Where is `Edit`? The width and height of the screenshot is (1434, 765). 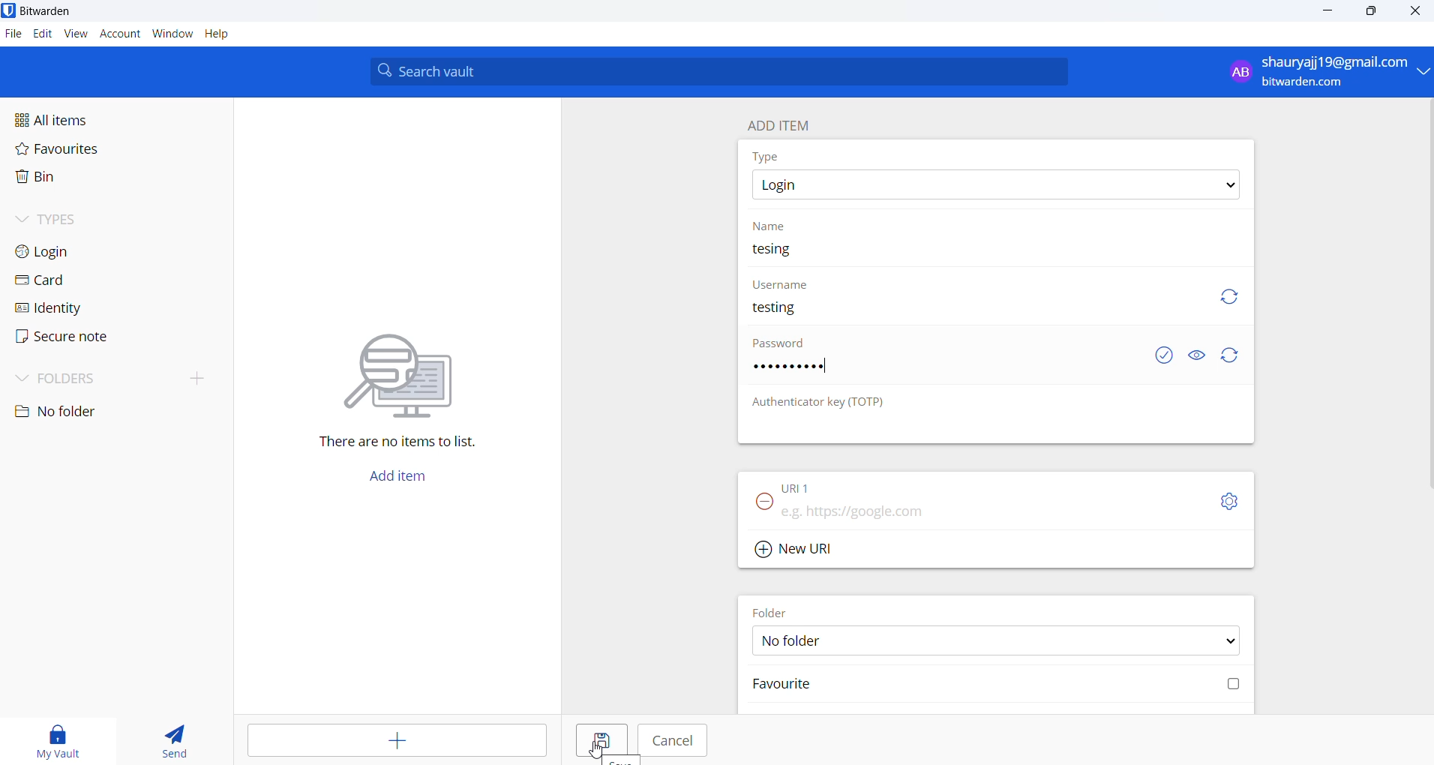
Edit is located at coordinates (42, 34).